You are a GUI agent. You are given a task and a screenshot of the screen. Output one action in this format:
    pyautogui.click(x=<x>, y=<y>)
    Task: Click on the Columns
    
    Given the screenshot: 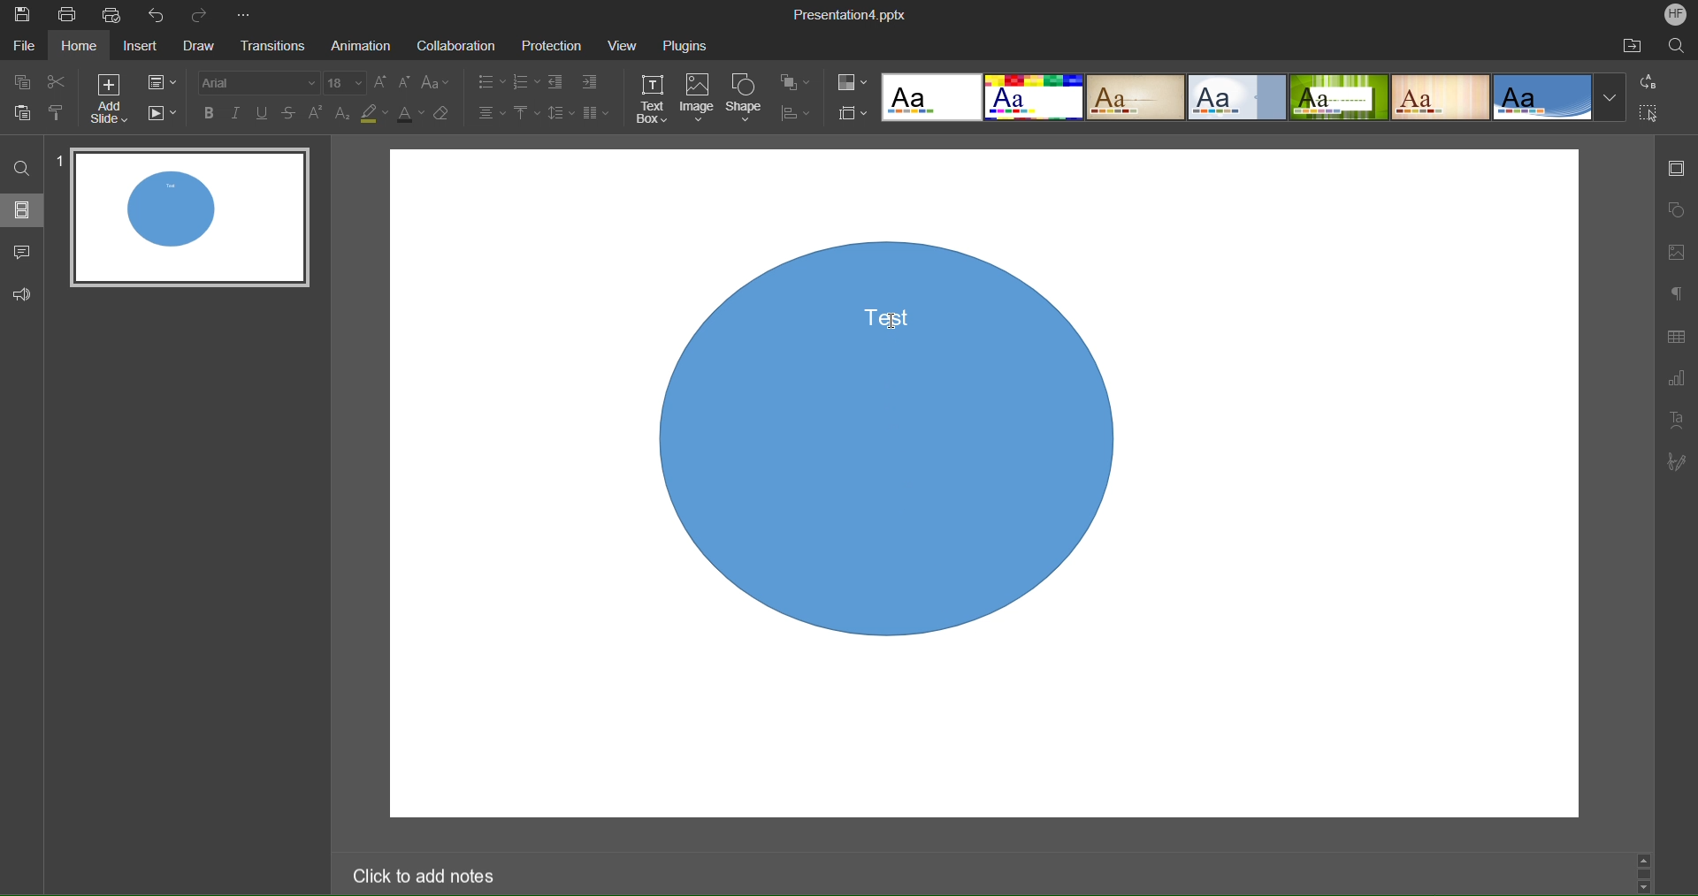 What is the action you would take?
    pyautogui.click(x=599, y=115)
    